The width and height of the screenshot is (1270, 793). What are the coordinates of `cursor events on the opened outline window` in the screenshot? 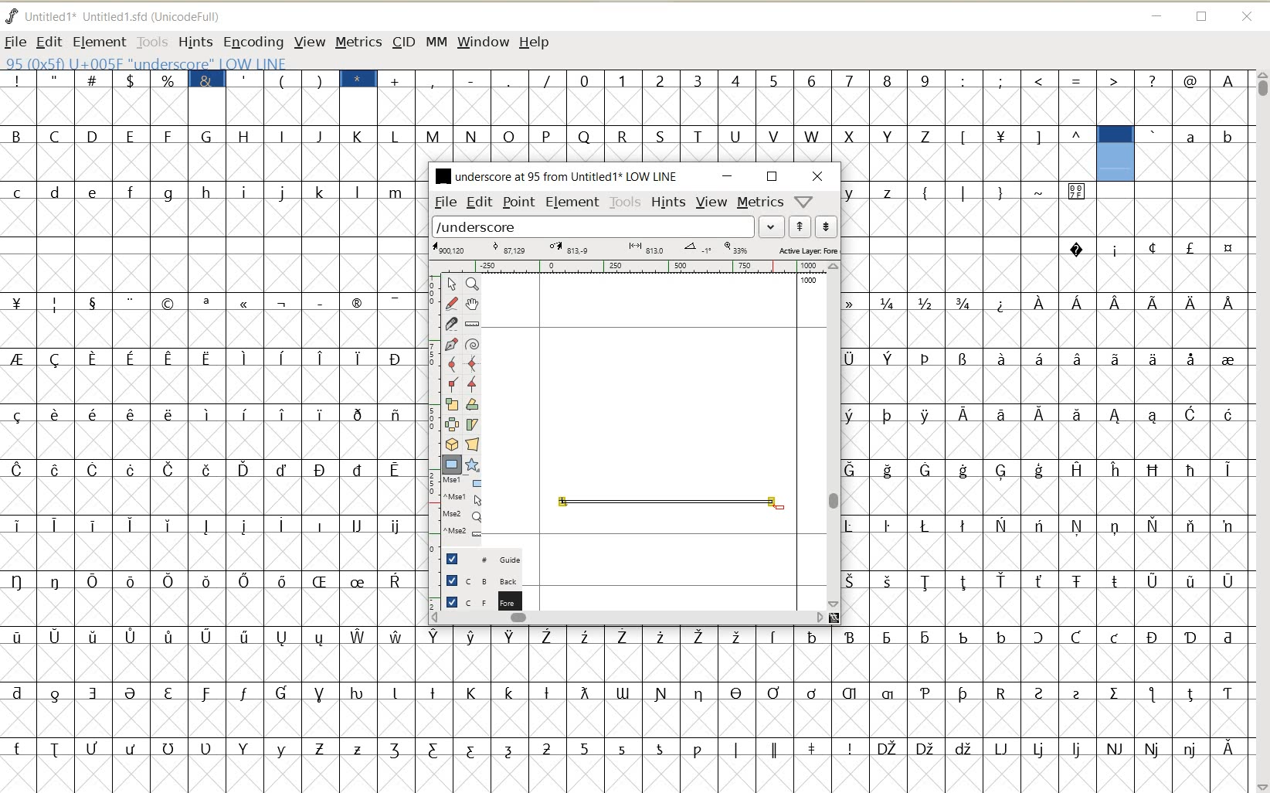 It's located at (463, 508).